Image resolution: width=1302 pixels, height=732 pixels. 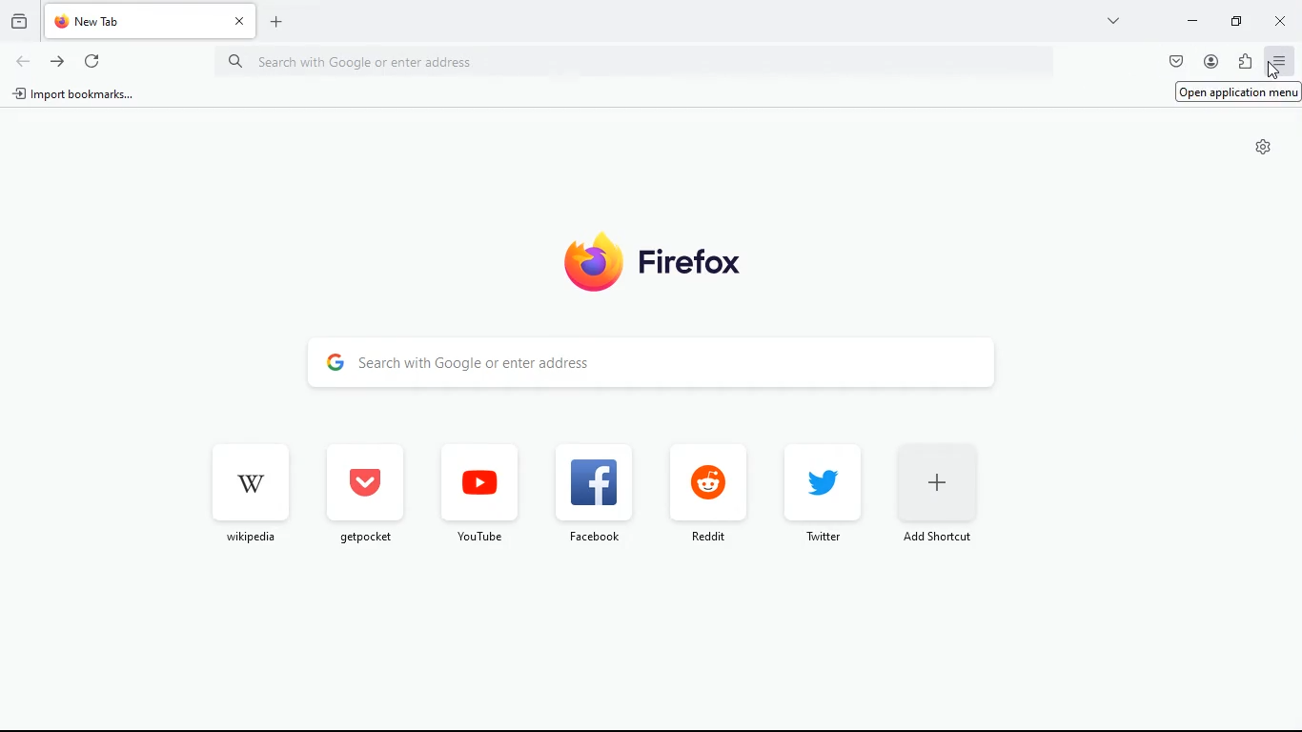 I want to click on youtube, so click(x=476, y=501).